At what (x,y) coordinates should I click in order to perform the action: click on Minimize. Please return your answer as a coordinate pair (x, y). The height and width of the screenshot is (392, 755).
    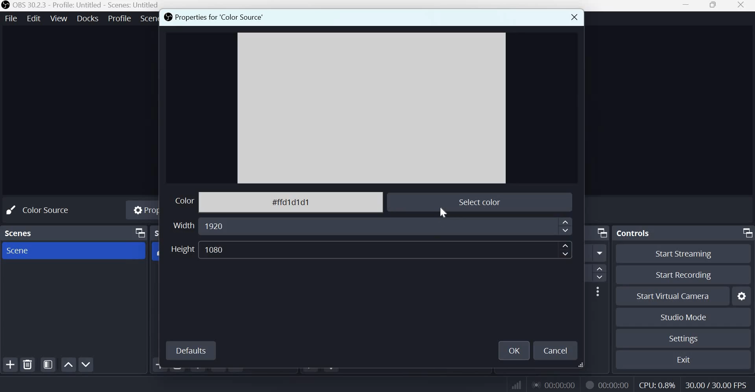
    Looking at the image, I should click on (686, 6).